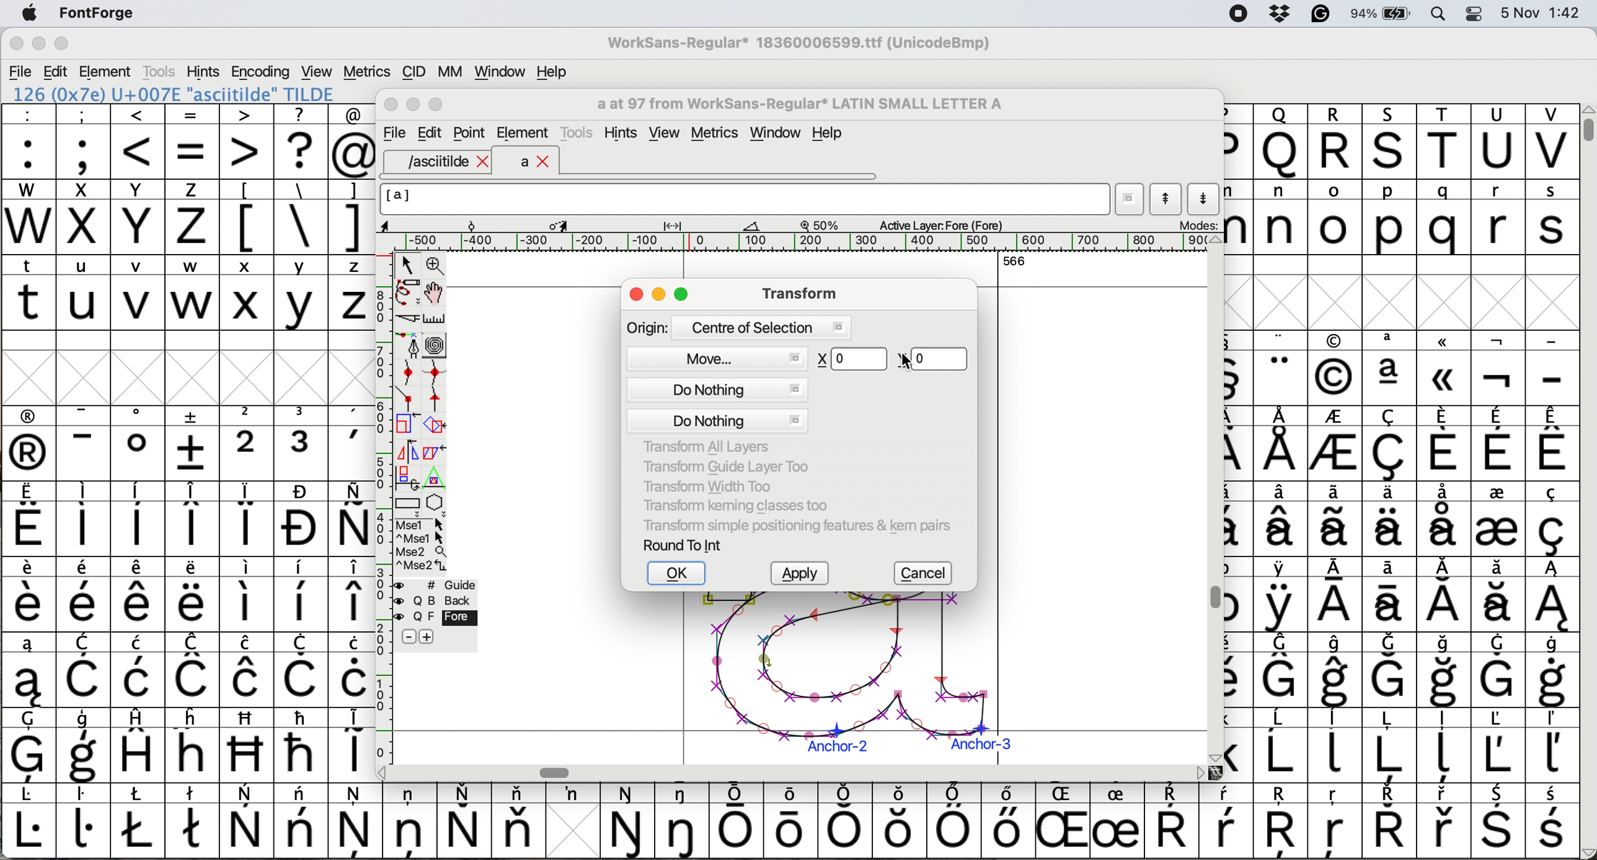 The height and width of the screenshot is (860, 1597). Describe the element at coordinates (1280, 595) in the screenshot. I see `symbol` at that location.